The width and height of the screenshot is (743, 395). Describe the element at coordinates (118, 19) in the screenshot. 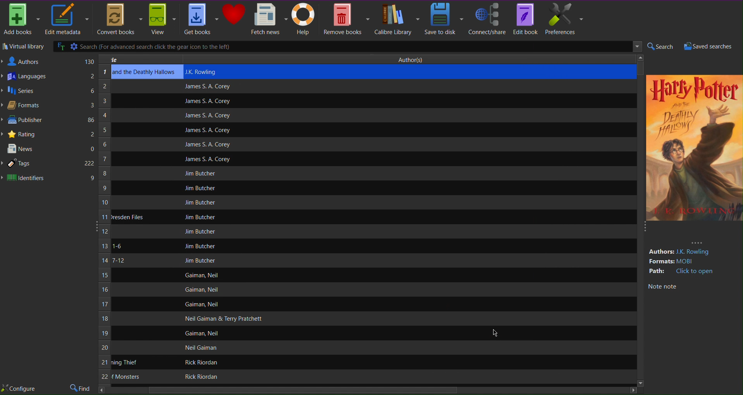

I see `Convert` at that location.